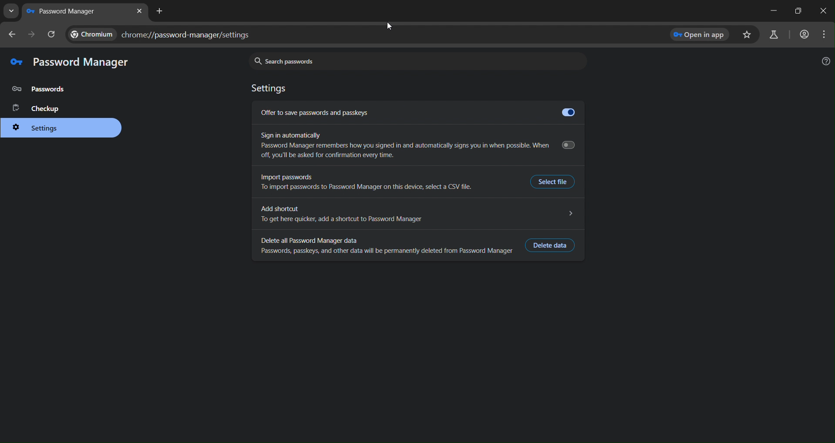 This screenshot has height=443, width=835. What do you see at coordinates (272, 89) in the screenshot?
I see `settings` at bounding box center [272, 89].